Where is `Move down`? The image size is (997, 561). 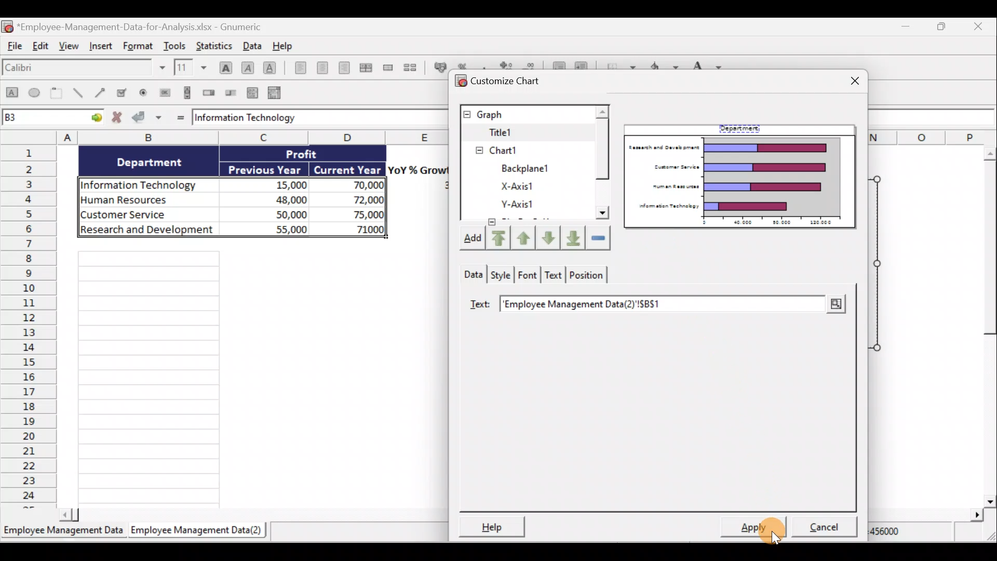 Move down is located at coordinates (549, 237).